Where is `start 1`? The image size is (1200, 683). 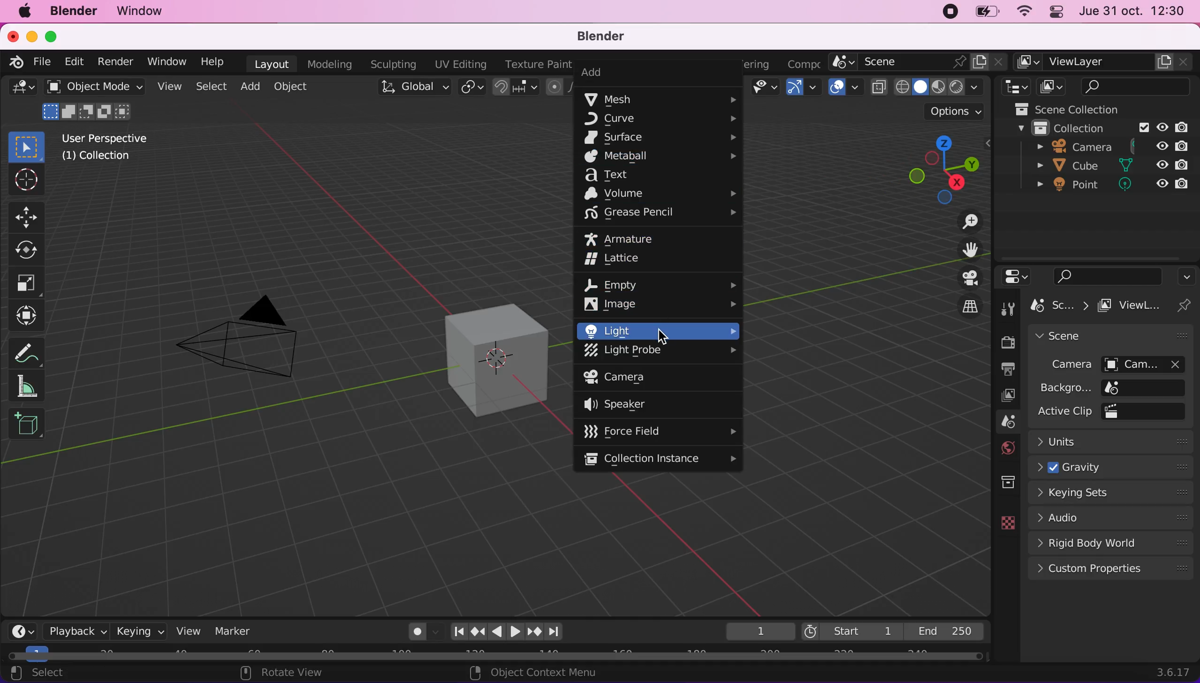
start 1 is located at coordinates (852, 630).